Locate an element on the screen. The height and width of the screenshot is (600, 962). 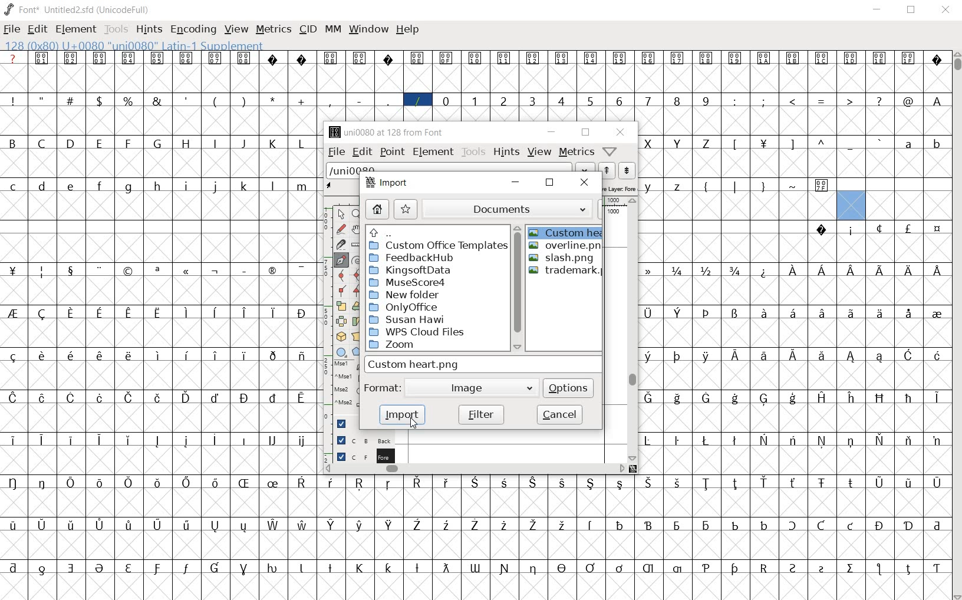
glyph is located at coordinates (619, 58).